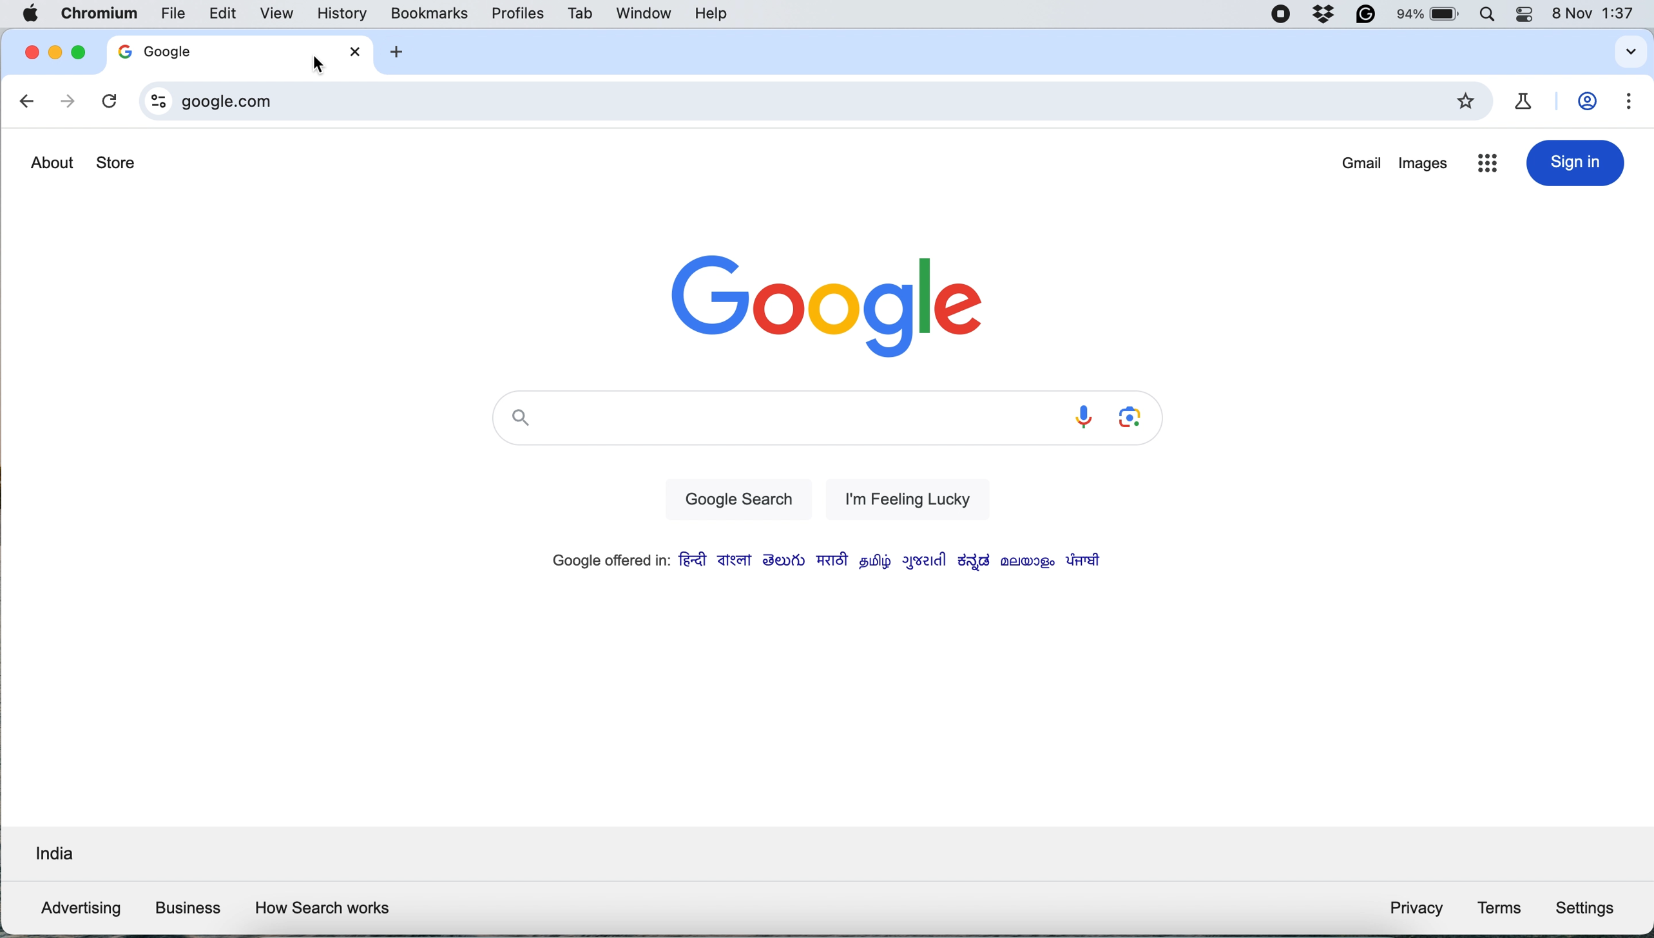 The height and width of the screenshot is (938, 1654). What do you see at coordinates (52, 856) in the screenshot?
I see `search location` at bounding box center [52, 856].